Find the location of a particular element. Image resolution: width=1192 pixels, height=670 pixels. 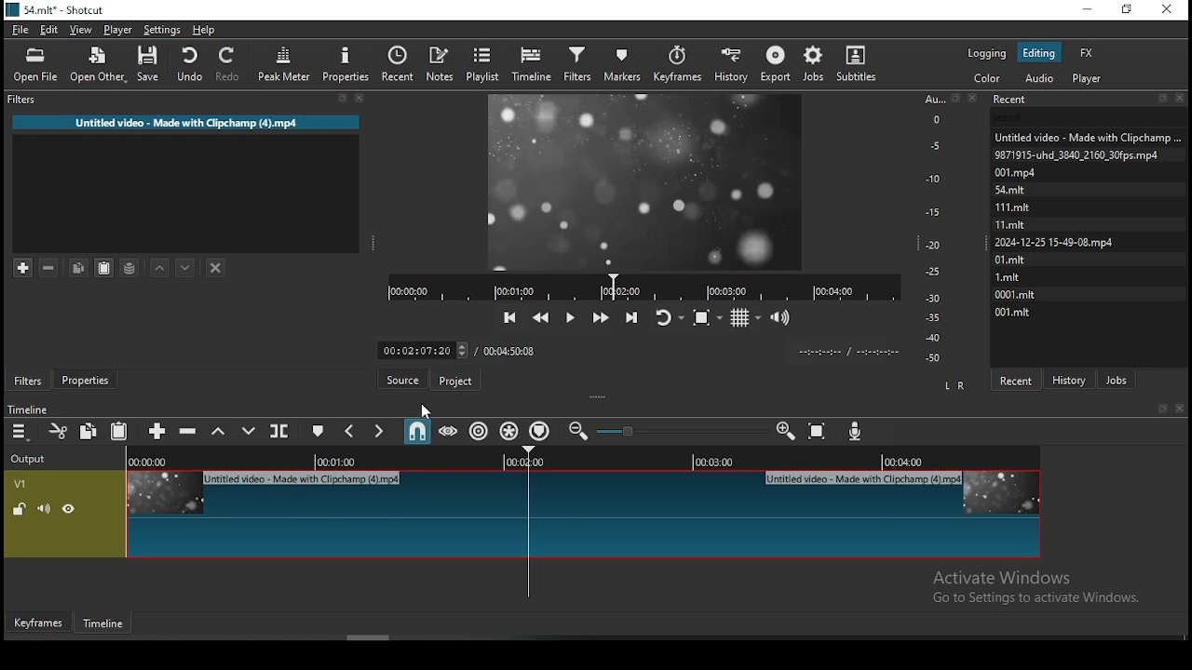

(Un)lock is located at coordinates (20, 508).